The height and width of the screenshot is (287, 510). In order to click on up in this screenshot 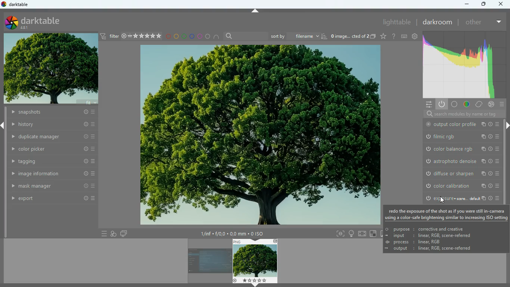, I will do `click(255, 10)`.